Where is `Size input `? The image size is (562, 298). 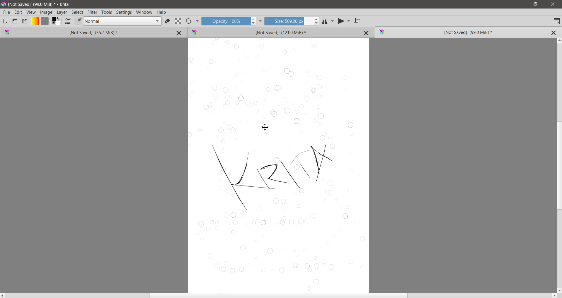
Size input  is located at coordinates (288, 21).